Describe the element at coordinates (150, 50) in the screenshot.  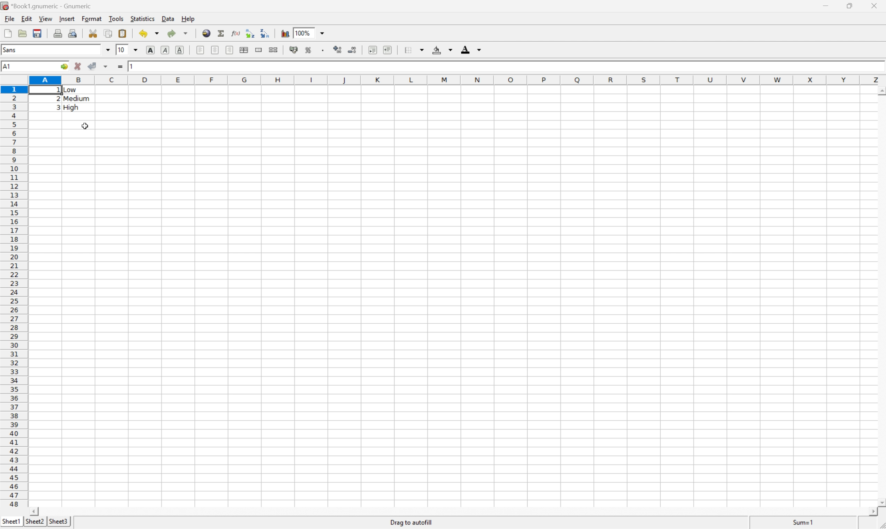
I see `Bold` at that location.